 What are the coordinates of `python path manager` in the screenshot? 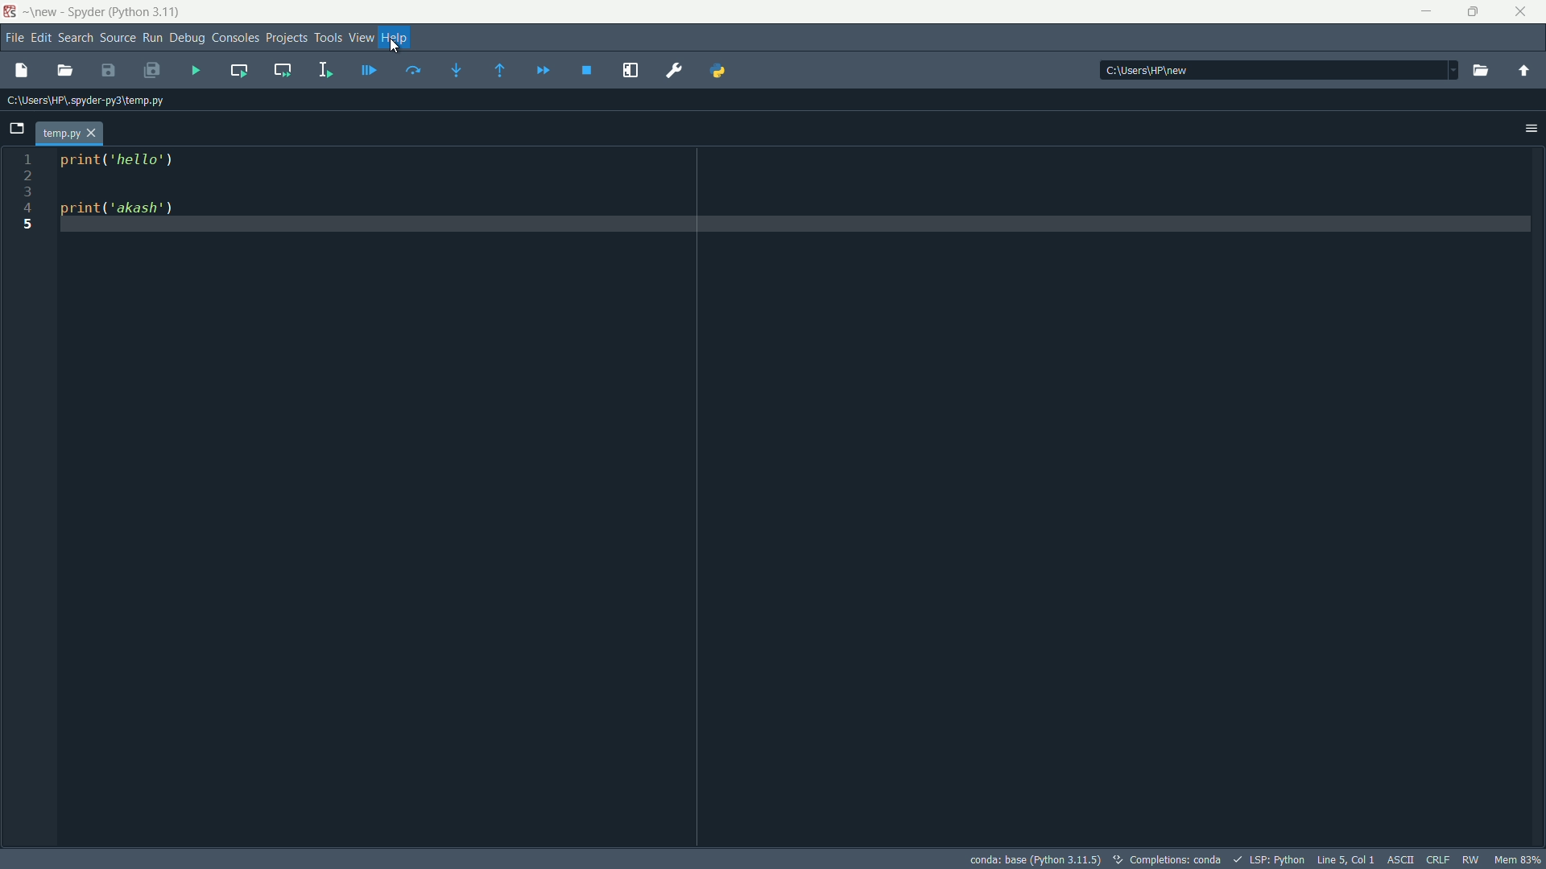 It's located at (722, 71).